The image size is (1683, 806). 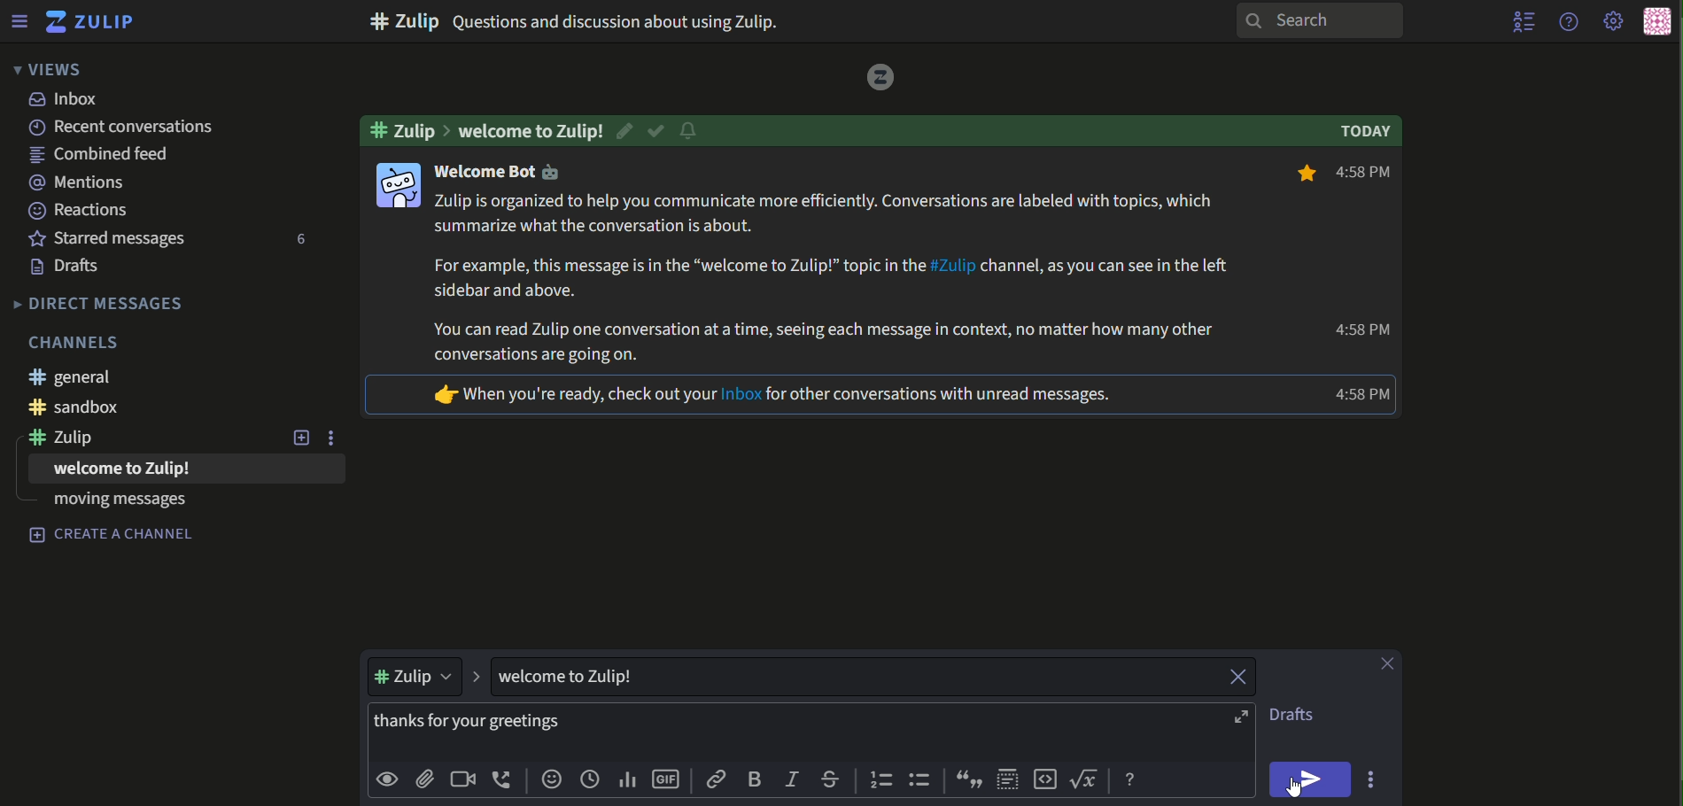 I want to click on Cursor, so click(x=1293, y=790).